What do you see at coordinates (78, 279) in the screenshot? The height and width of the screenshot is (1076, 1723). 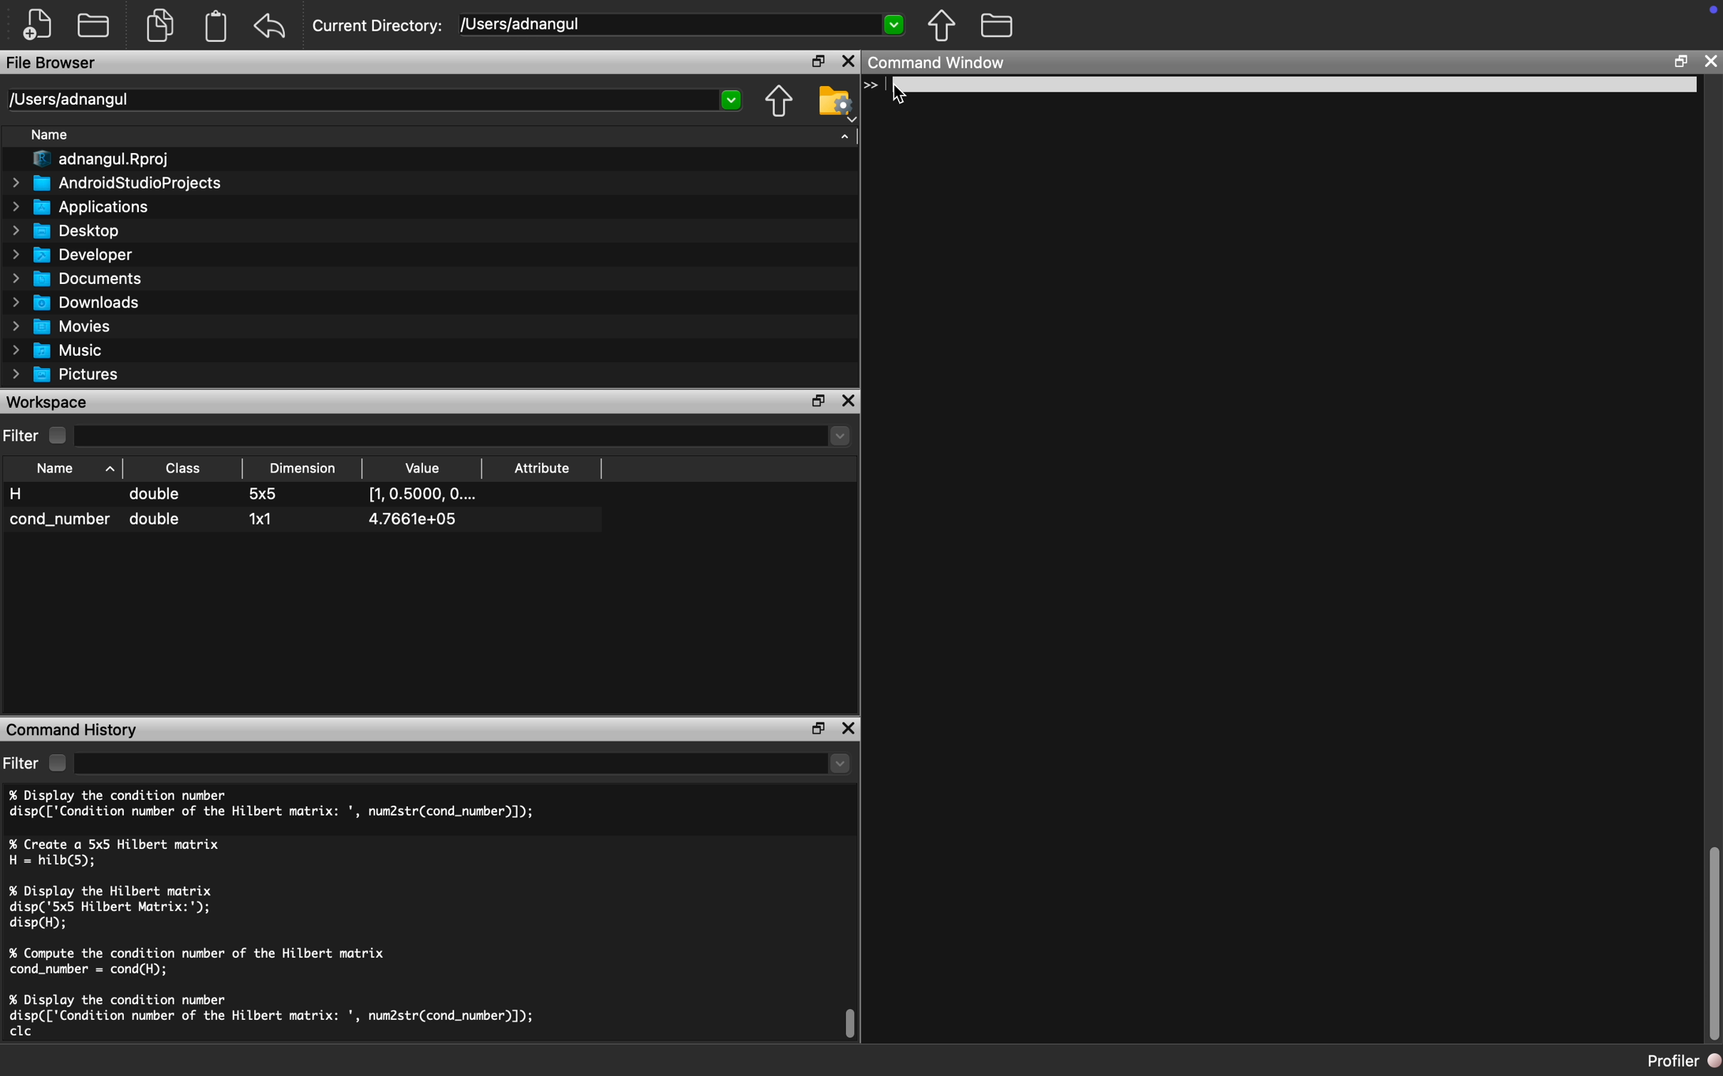 I see `Documents` at bounding box center [78, 279].